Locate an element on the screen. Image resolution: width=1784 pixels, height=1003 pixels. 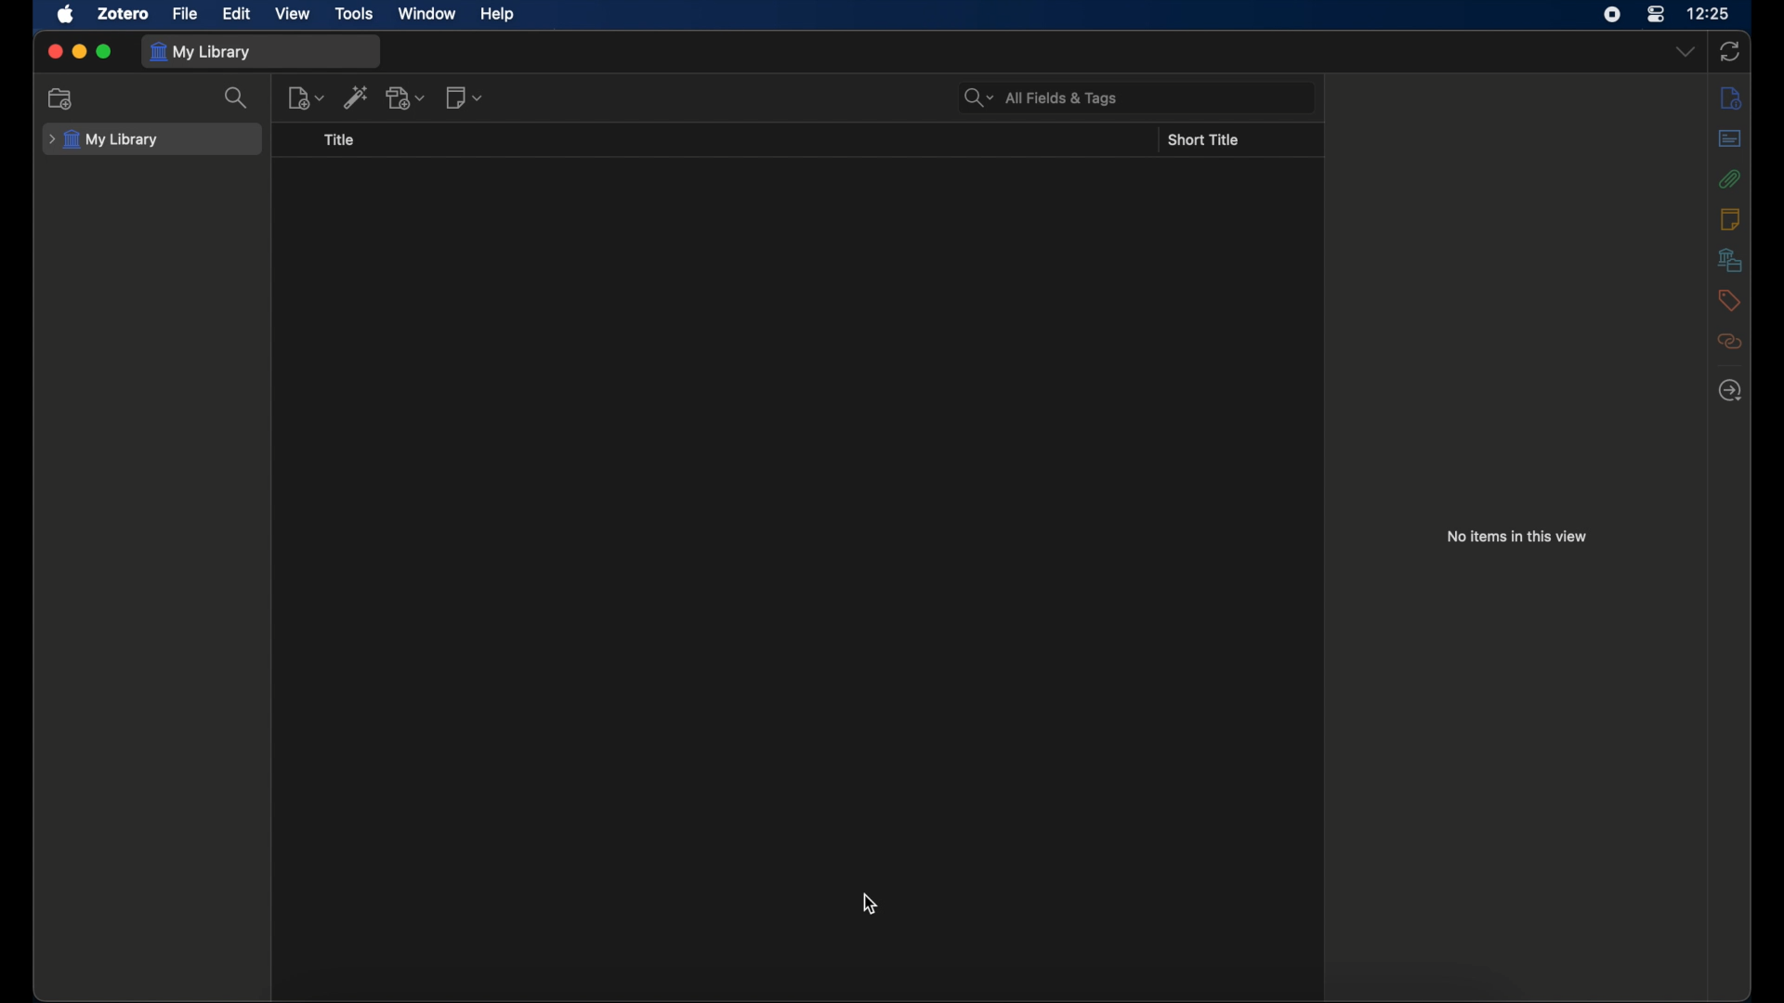
related is located at coordinates (1730, 342).